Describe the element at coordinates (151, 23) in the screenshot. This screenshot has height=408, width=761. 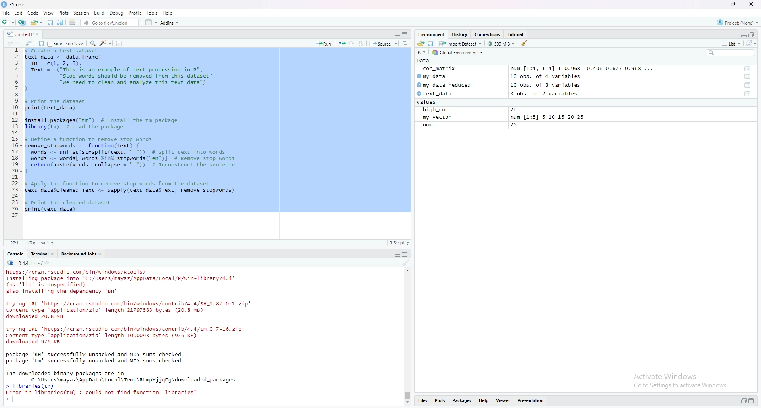
I see `workspace panes` at that location.